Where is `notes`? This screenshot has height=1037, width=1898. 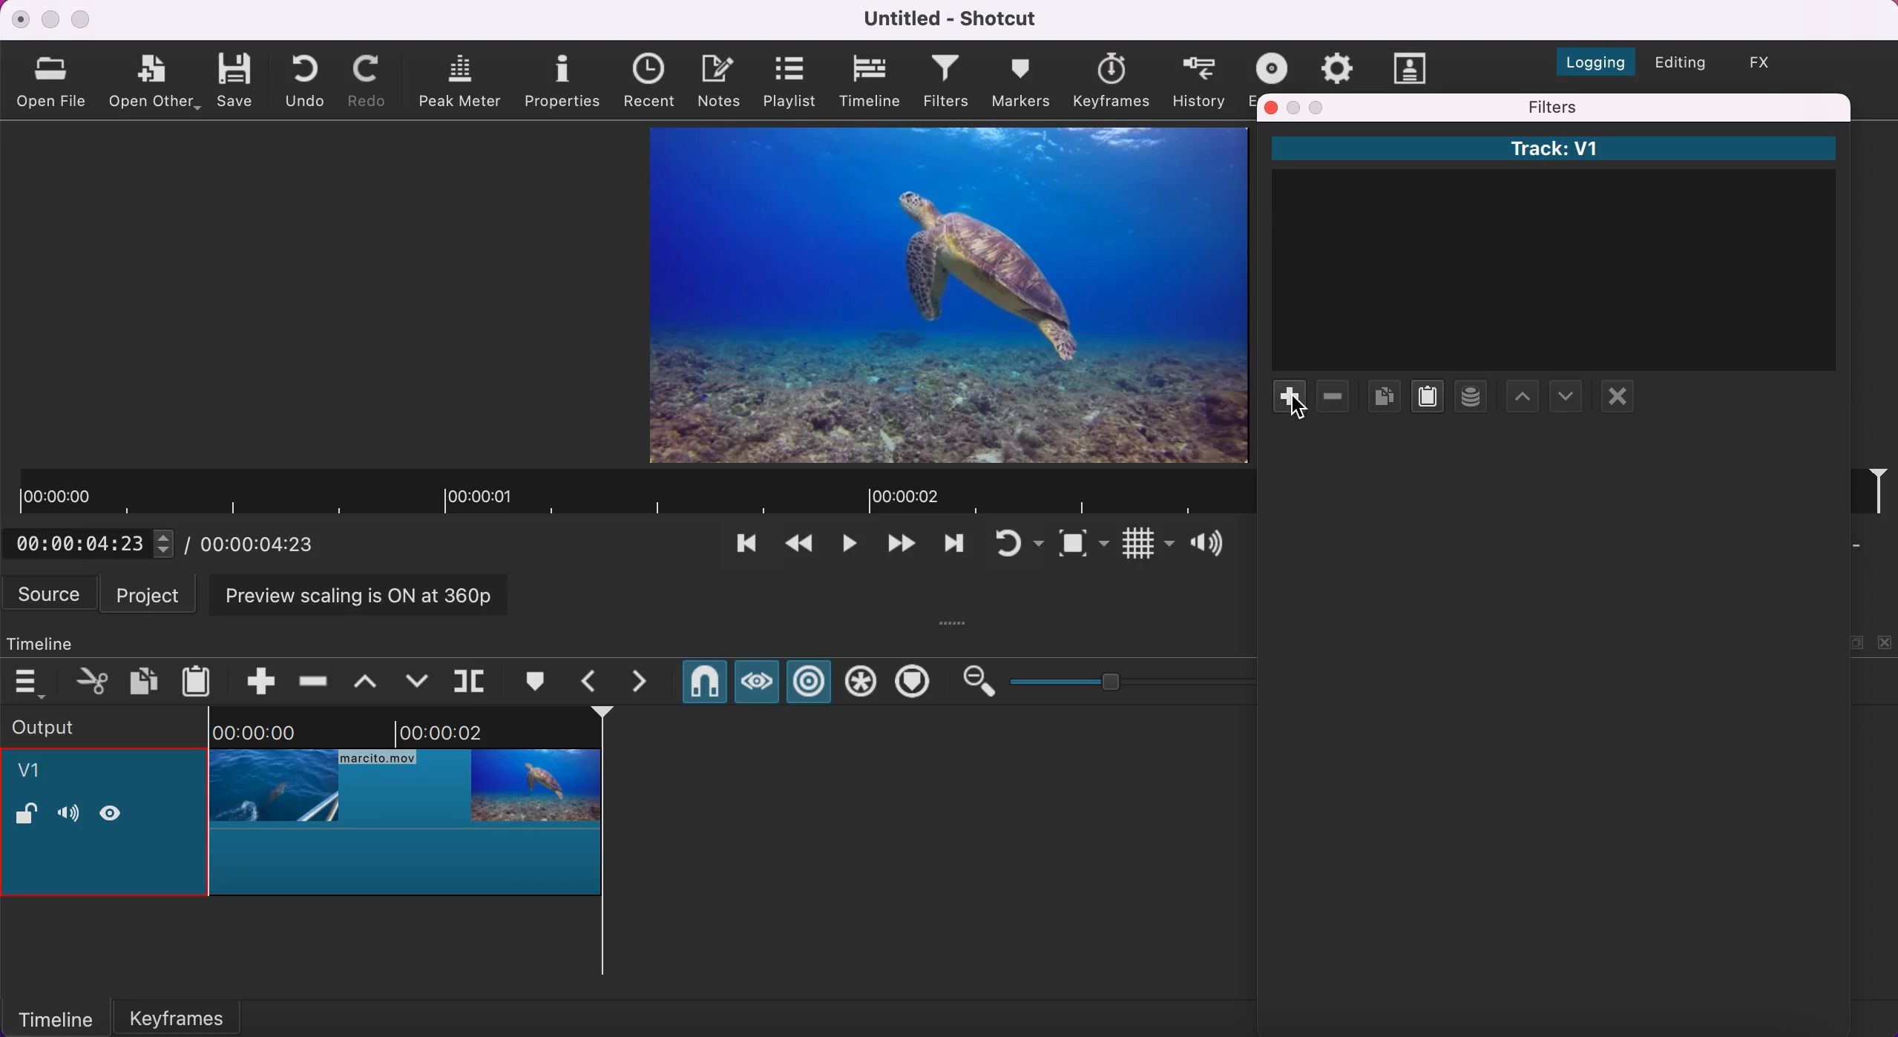 notes is located at coordinates (723, 80).